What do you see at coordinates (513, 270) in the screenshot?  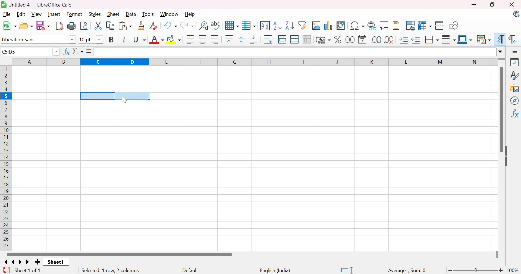 I see `100%` at bounding box center [513, 270].